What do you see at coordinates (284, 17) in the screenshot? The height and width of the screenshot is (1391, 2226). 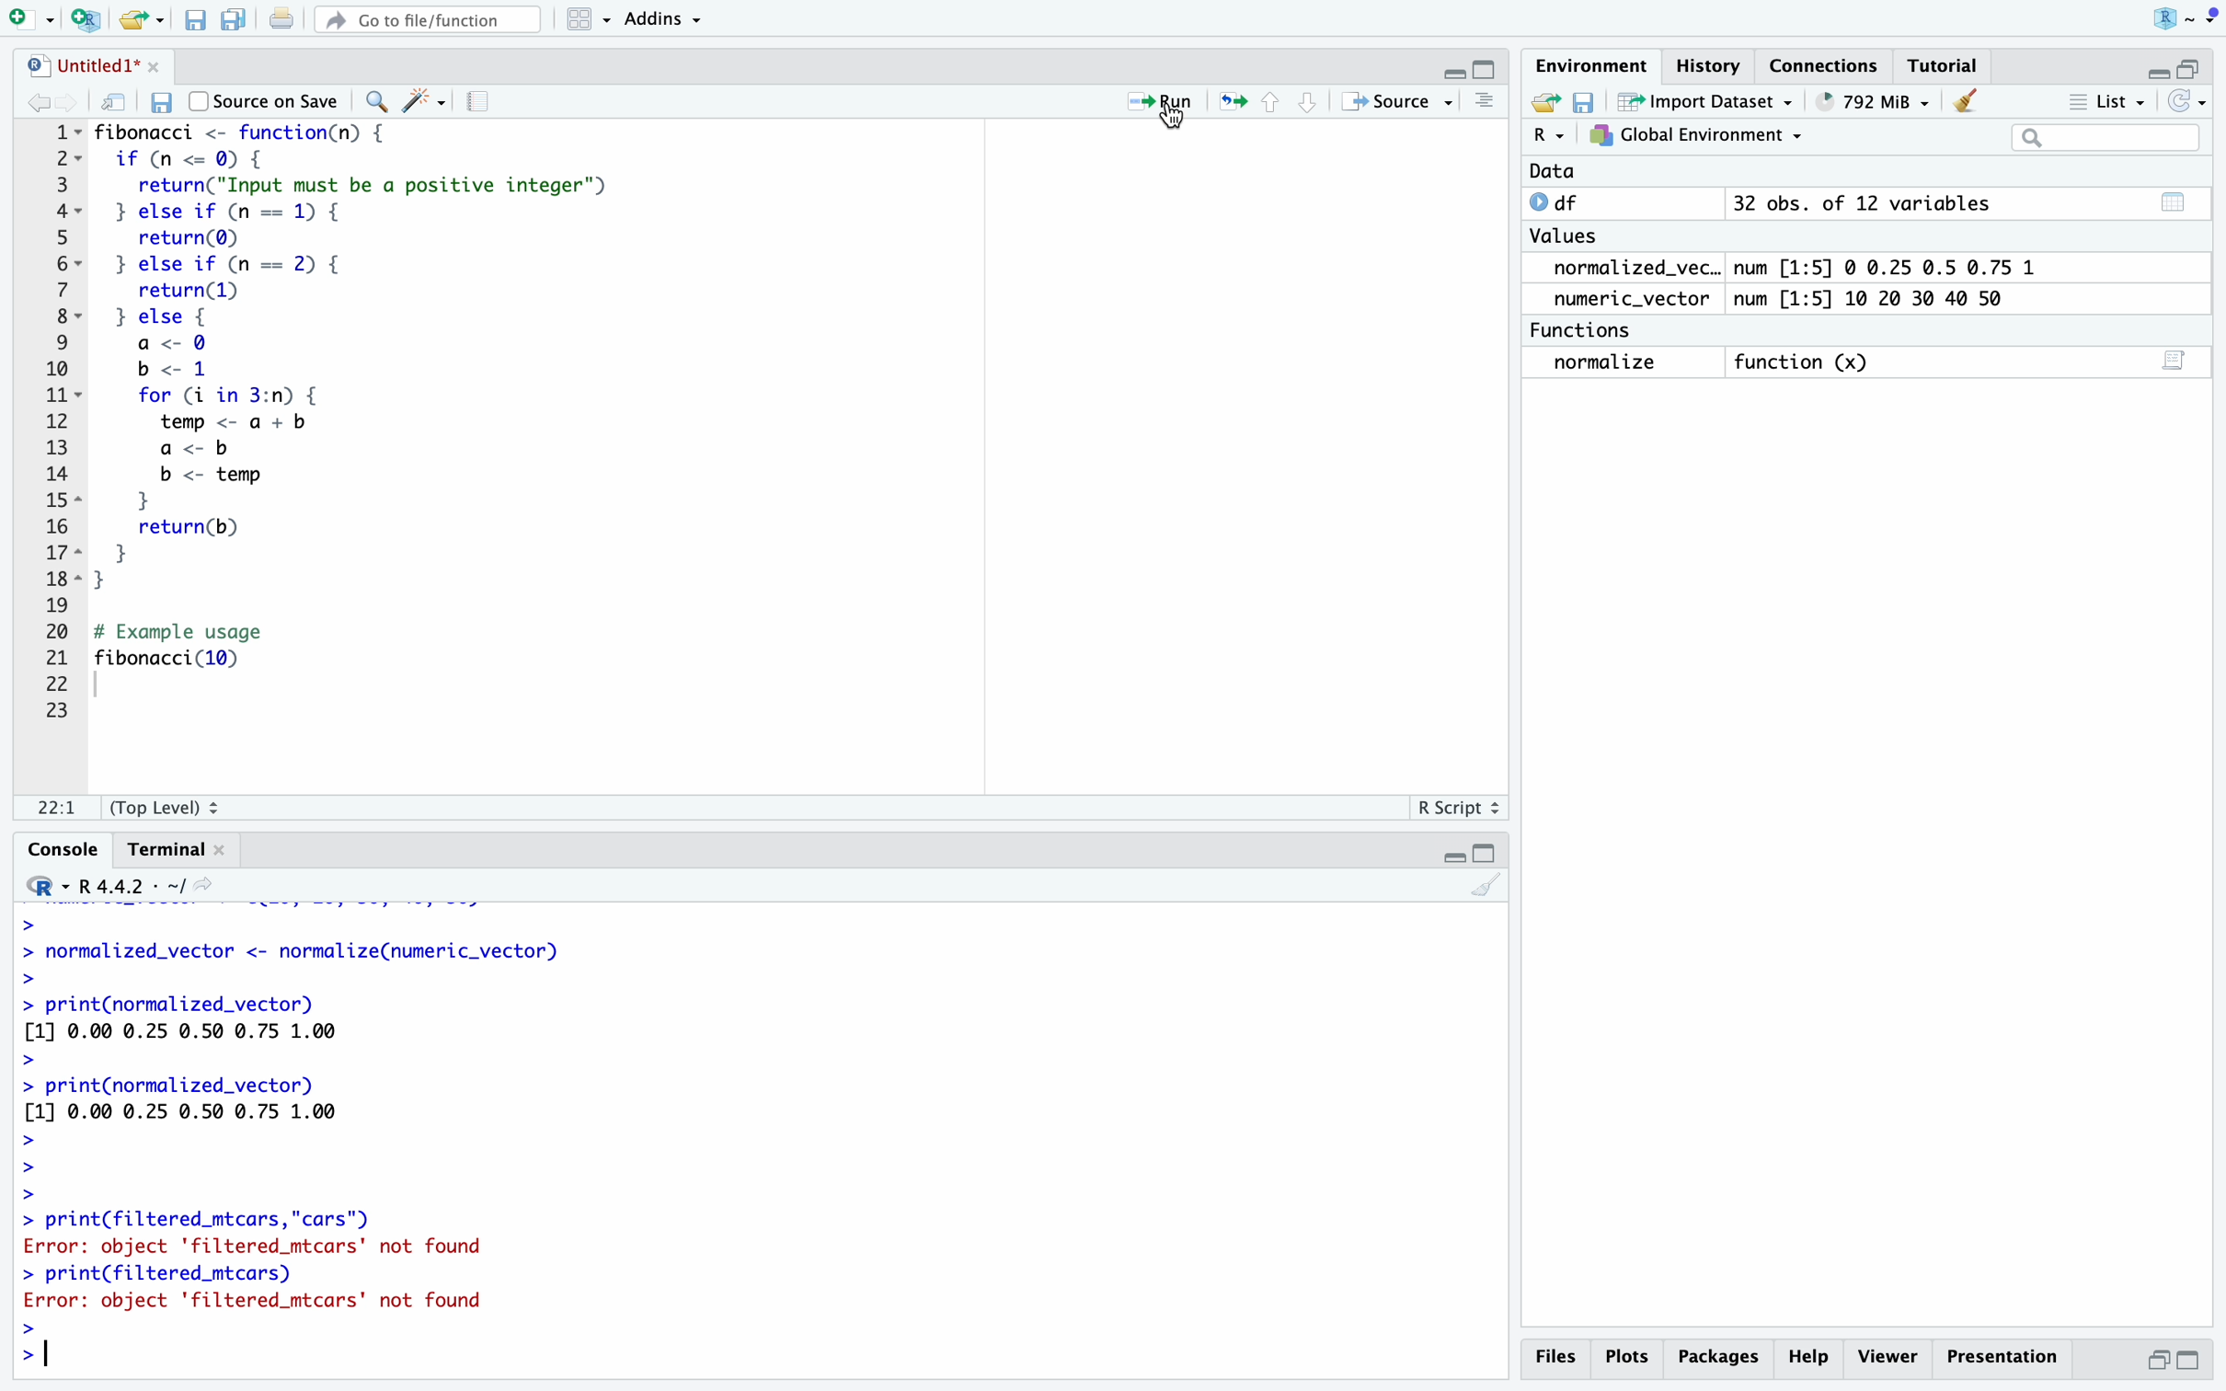 I see `print the current file` at bounding box center [284, 17].